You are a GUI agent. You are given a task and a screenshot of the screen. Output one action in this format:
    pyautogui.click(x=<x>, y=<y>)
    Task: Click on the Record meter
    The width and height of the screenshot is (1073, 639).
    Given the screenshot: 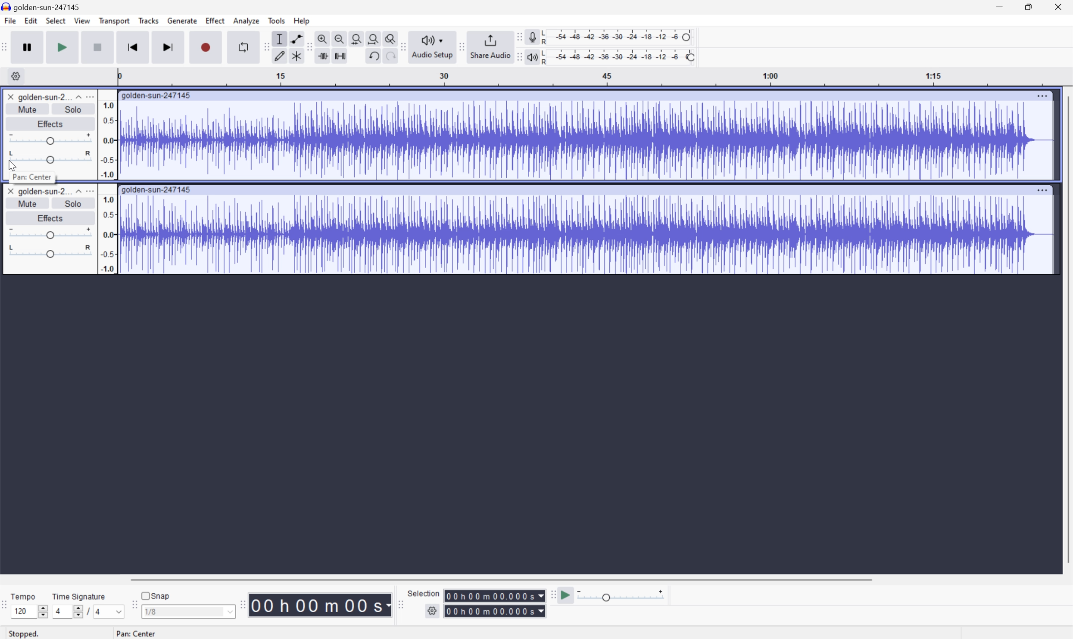 What is the action you would take?
    pyautogui.click(x=530, y=35)
    